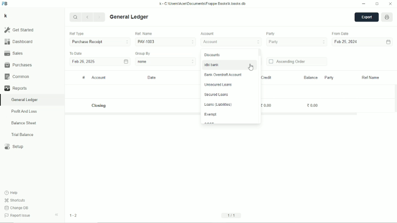 The width and height of the screenshot is (397, 223). What do you see at coordinates (266, 78) in the screenshot?
I see `Credit` at bounding box center [266, 78].